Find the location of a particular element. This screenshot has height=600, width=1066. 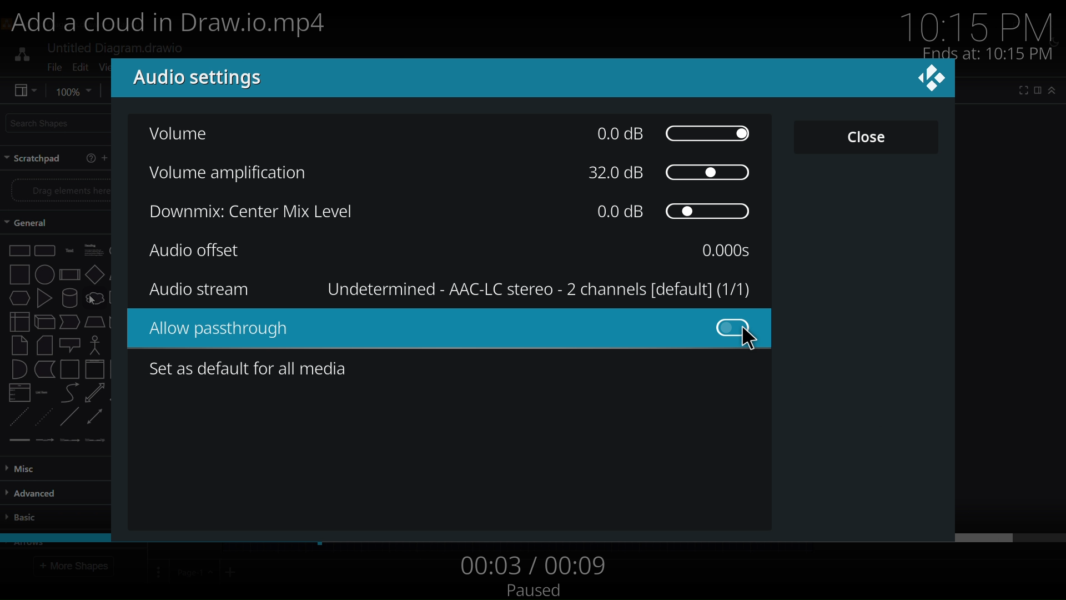

Add a cloud in Draw.io.mp4 is located at coordinates (175, 23).